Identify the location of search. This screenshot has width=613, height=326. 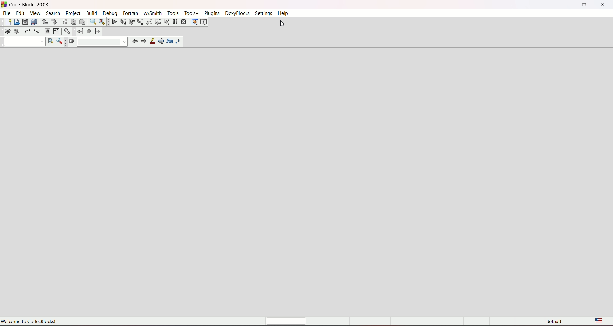
(53, 13).